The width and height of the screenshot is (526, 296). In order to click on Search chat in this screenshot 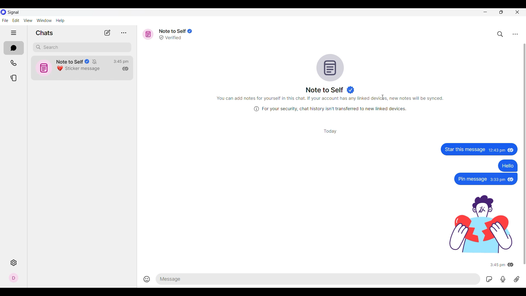, I will do `click(500, 34)`.